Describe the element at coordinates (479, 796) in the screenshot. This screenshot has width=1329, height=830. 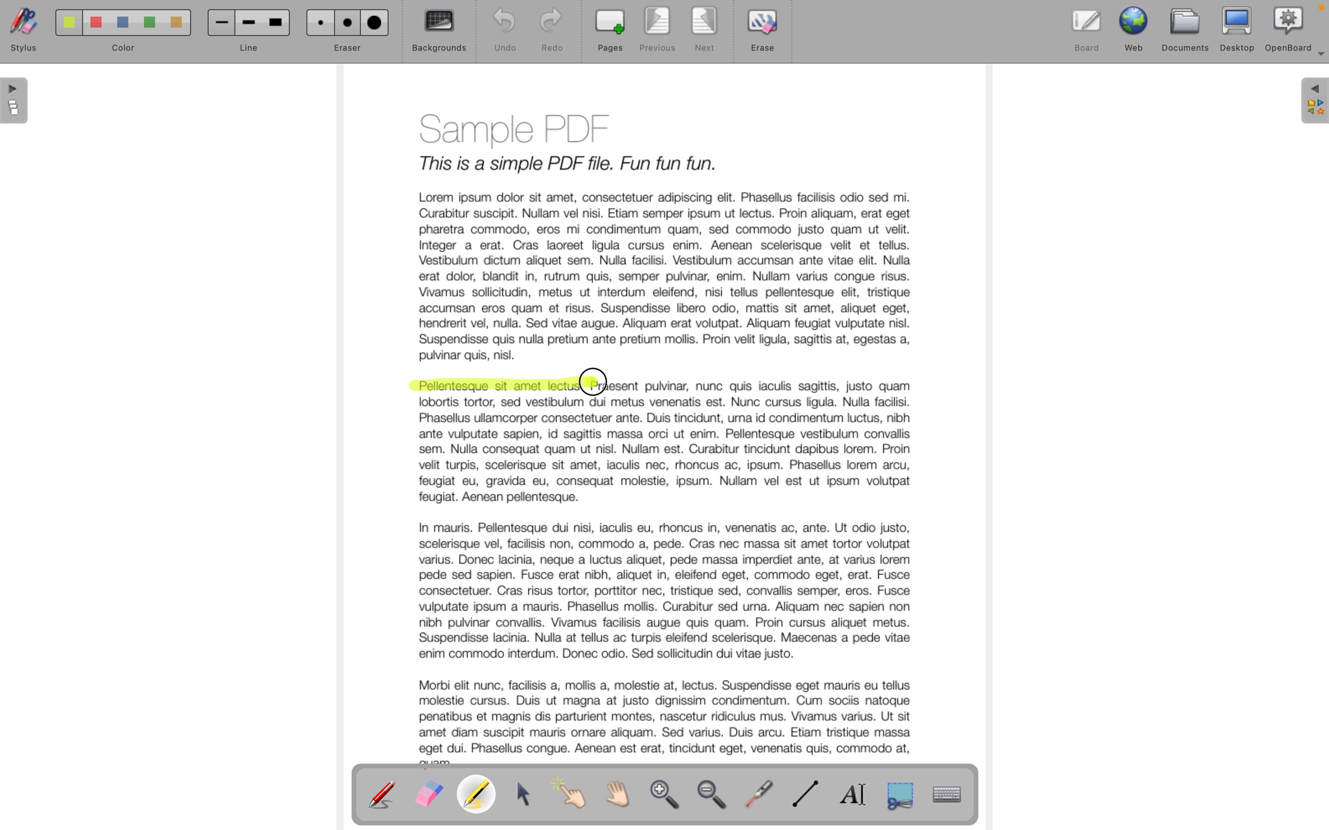
I see `highligth` at that location.